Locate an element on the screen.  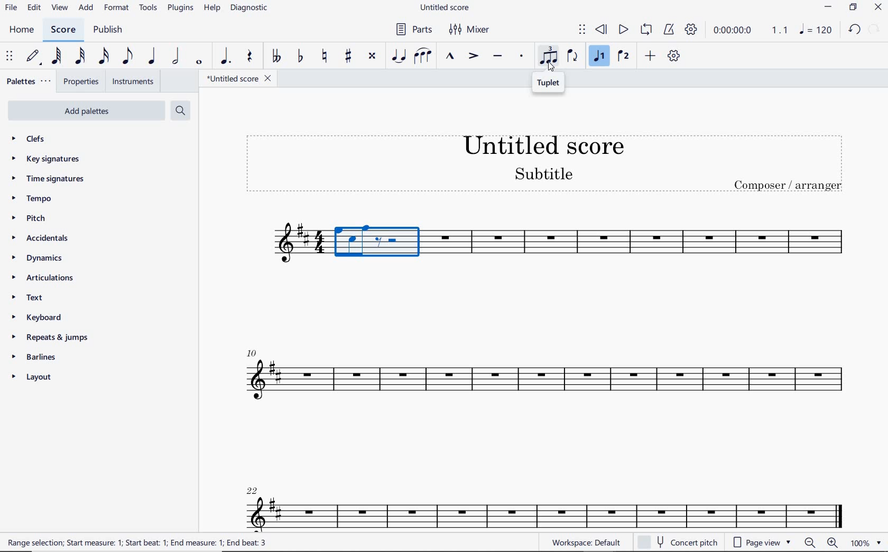
PALETTES is located at coordinates (29, 82).